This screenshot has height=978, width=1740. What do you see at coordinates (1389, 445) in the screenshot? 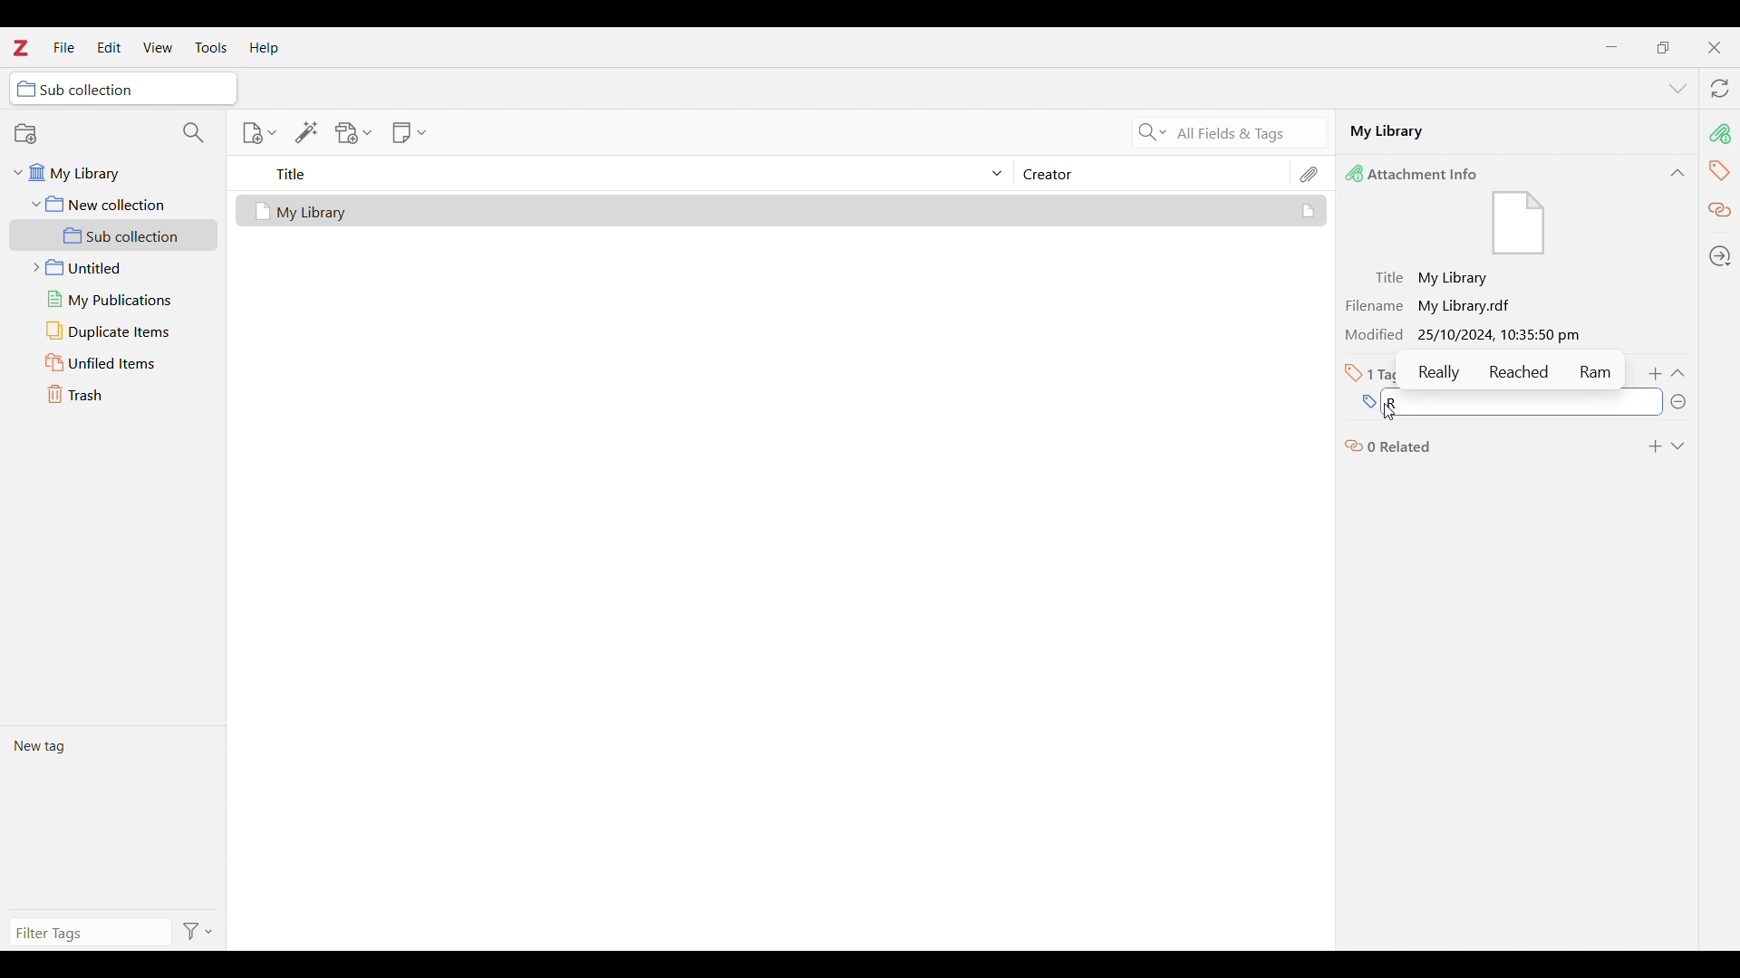
I see `0 related` at bounding box center [1389, 445].